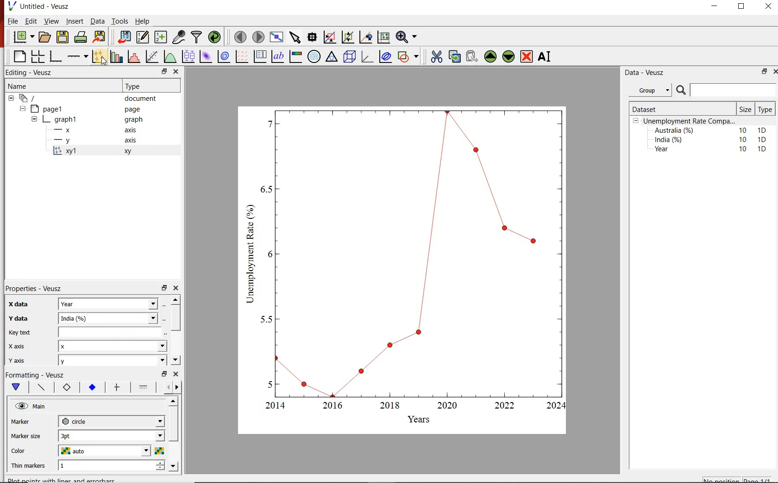  Describe the element at coordinates (725, 90) in the screenshot. I see `search bar` at that location.